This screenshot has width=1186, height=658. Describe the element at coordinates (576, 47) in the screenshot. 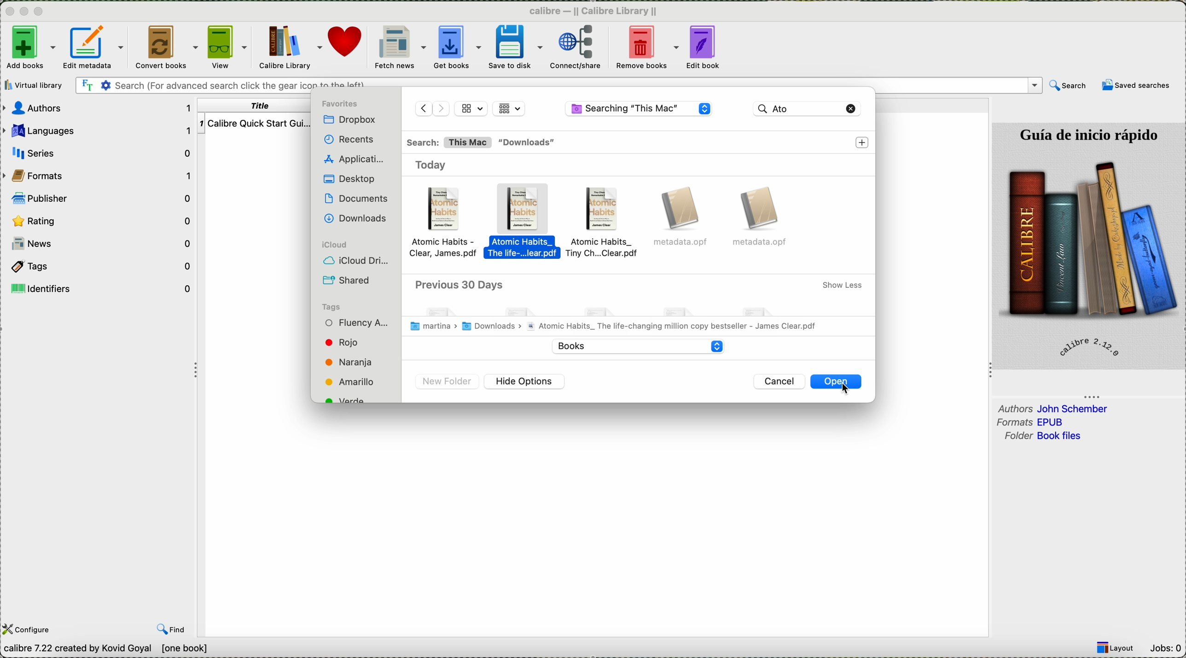

I see `connect/share` at that location.